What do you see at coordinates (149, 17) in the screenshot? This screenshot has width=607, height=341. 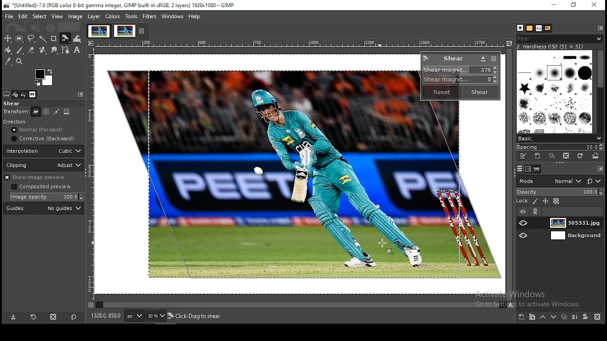 I see `filters` at bounding box center [149, 17].